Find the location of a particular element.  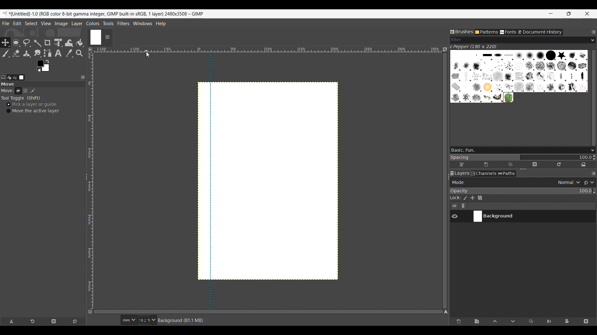

Channels tab is located at coordinates (484, 173).